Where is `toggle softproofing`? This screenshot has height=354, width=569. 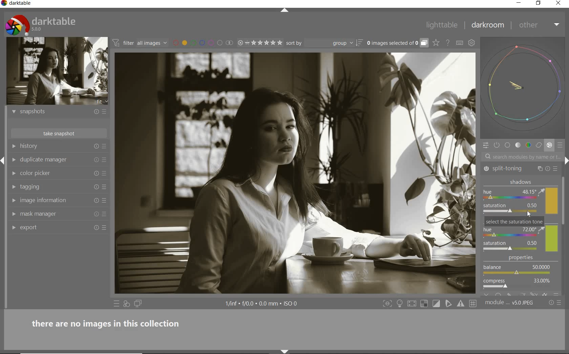
toggle softproofing is located at coordinates (449, 304).